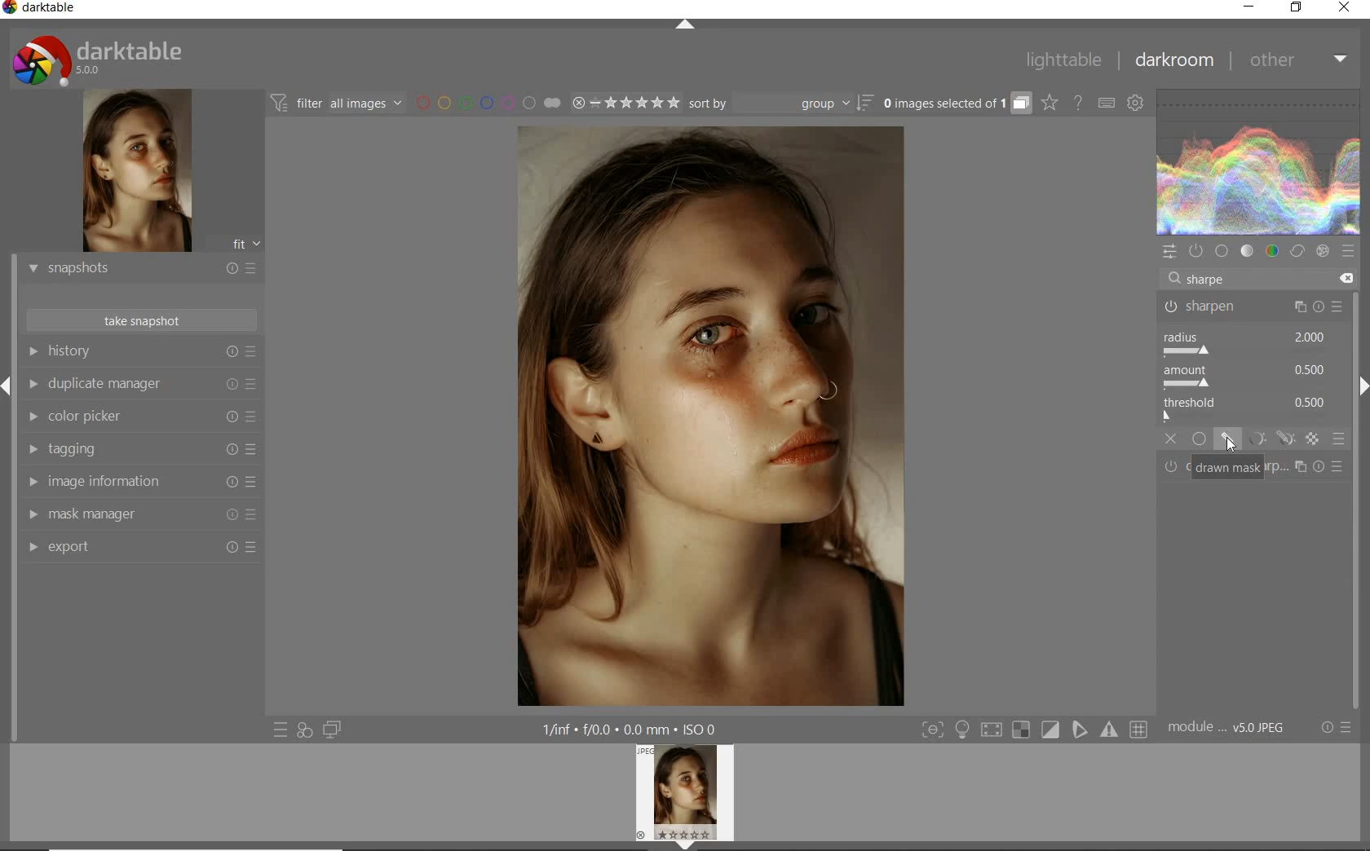 This screenshot has width=1370, height=851. Describe the element at coordinates (99, 60) in the screenshot. I see `system logo` at that location.